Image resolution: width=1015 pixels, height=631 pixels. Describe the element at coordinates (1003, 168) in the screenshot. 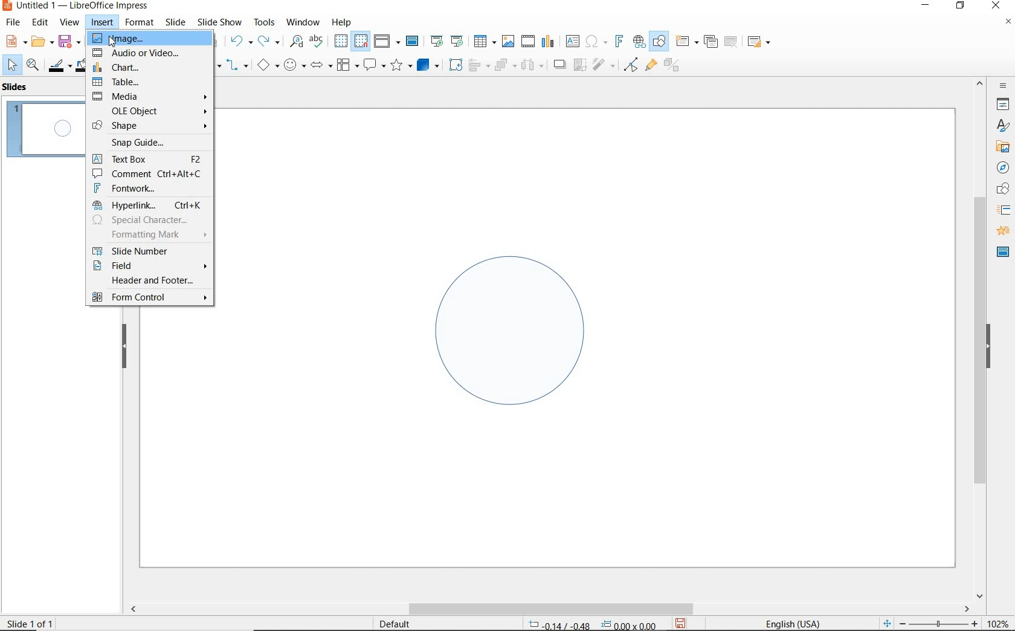

I see `navigator` at that location.